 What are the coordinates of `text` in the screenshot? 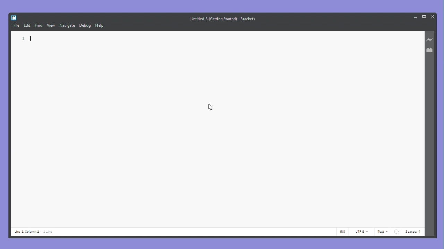 It's located at (383, 232).